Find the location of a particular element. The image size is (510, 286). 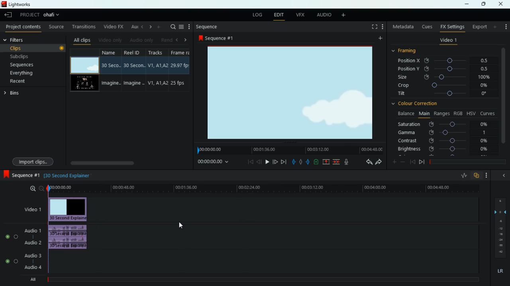

export is located at coordinates (479, 27).